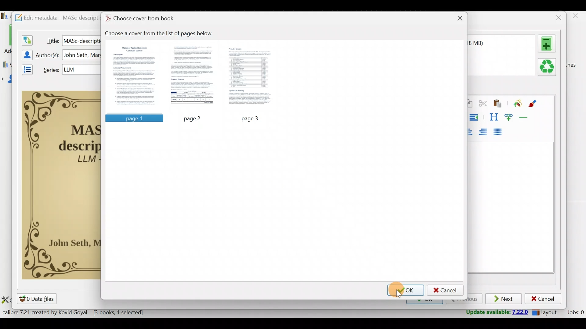  What do you see at coordinates (475, 117) in the screenshot?
I see `Decrease indentation` at bounding box center [475, 117].